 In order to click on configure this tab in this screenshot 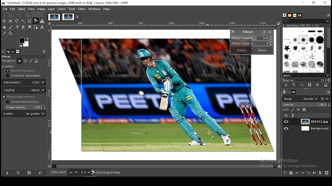, I will do `click(44, 51)`.